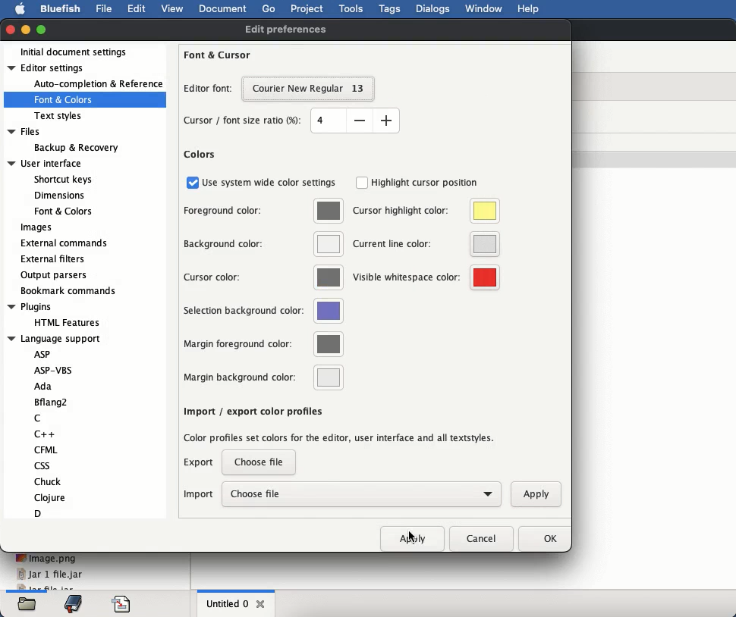 Image resolution: width=736 pixels, height=617 pixels. I want to click on import, so click(199, 494).